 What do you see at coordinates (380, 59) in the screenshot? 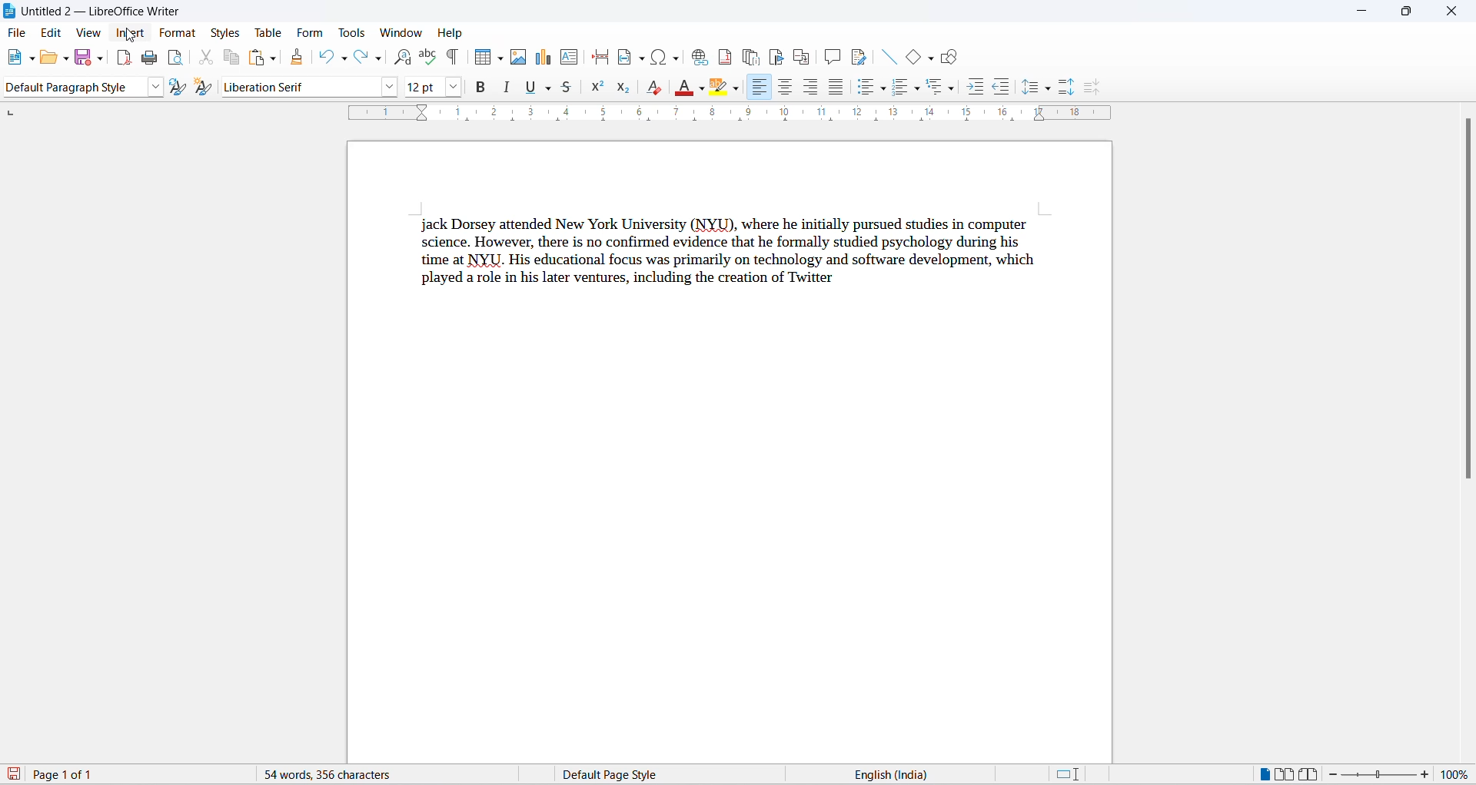
I see `redo options` at bounding box center [380, 59].